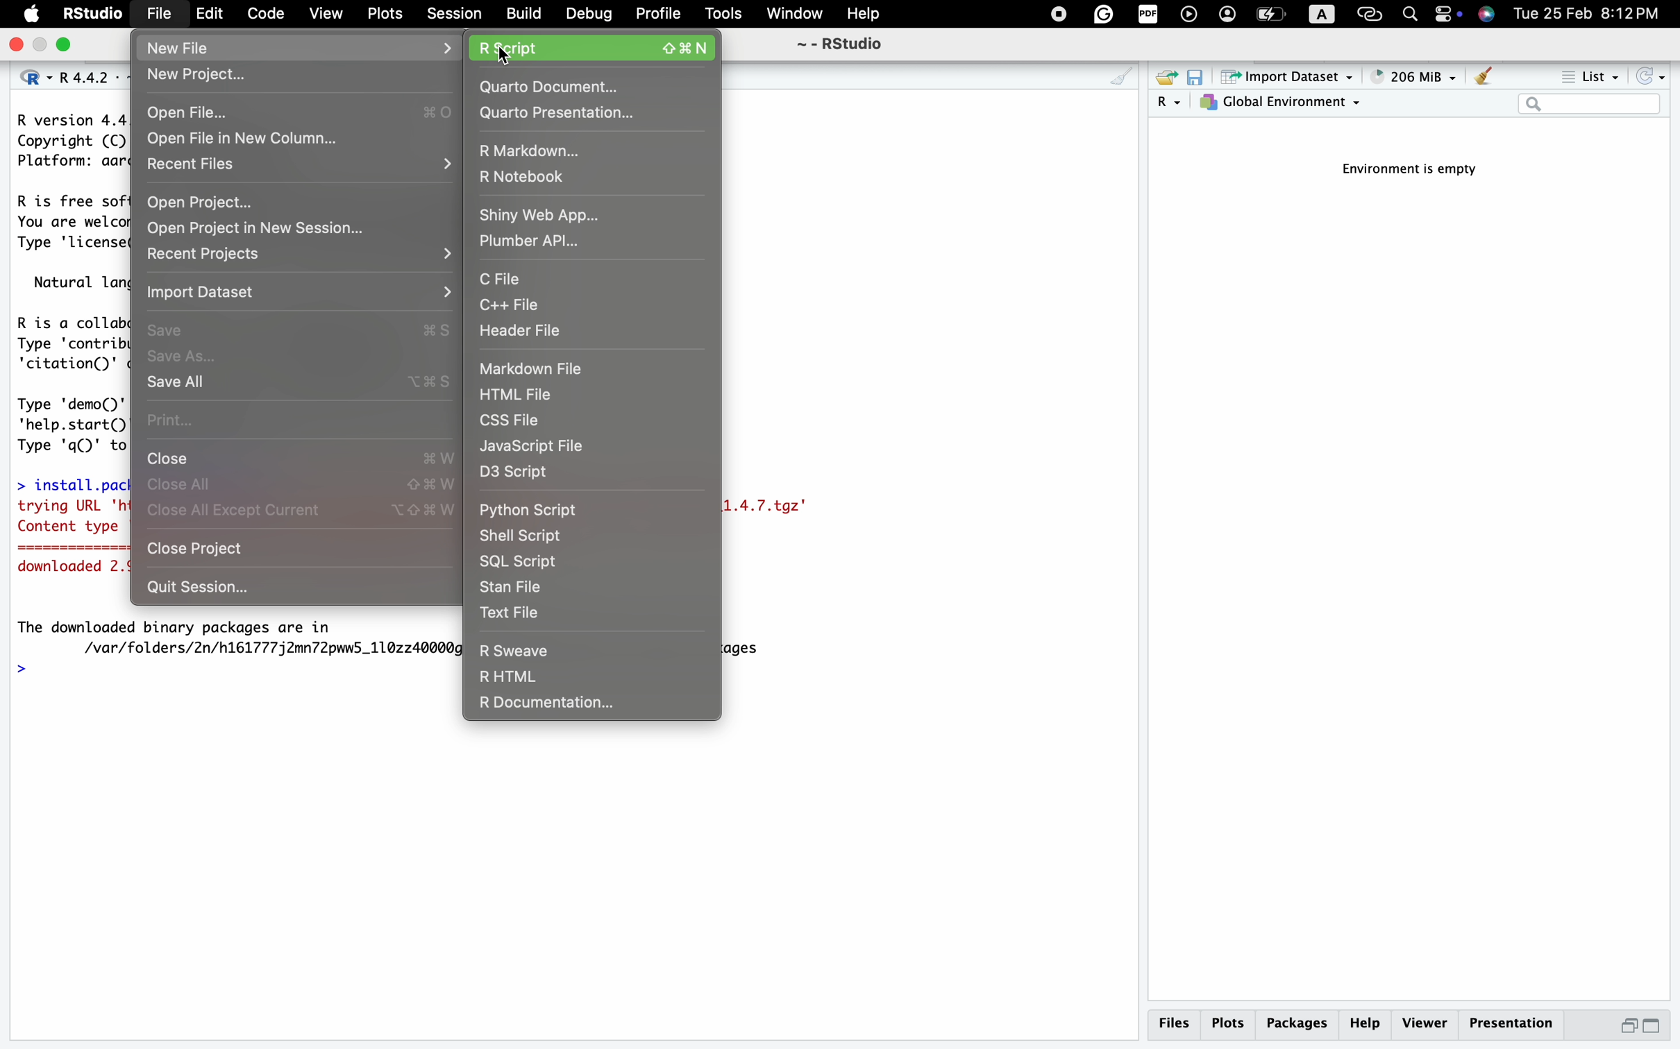 The image size is (1680, 1049). I want to click on stop, so click(1055, 13).